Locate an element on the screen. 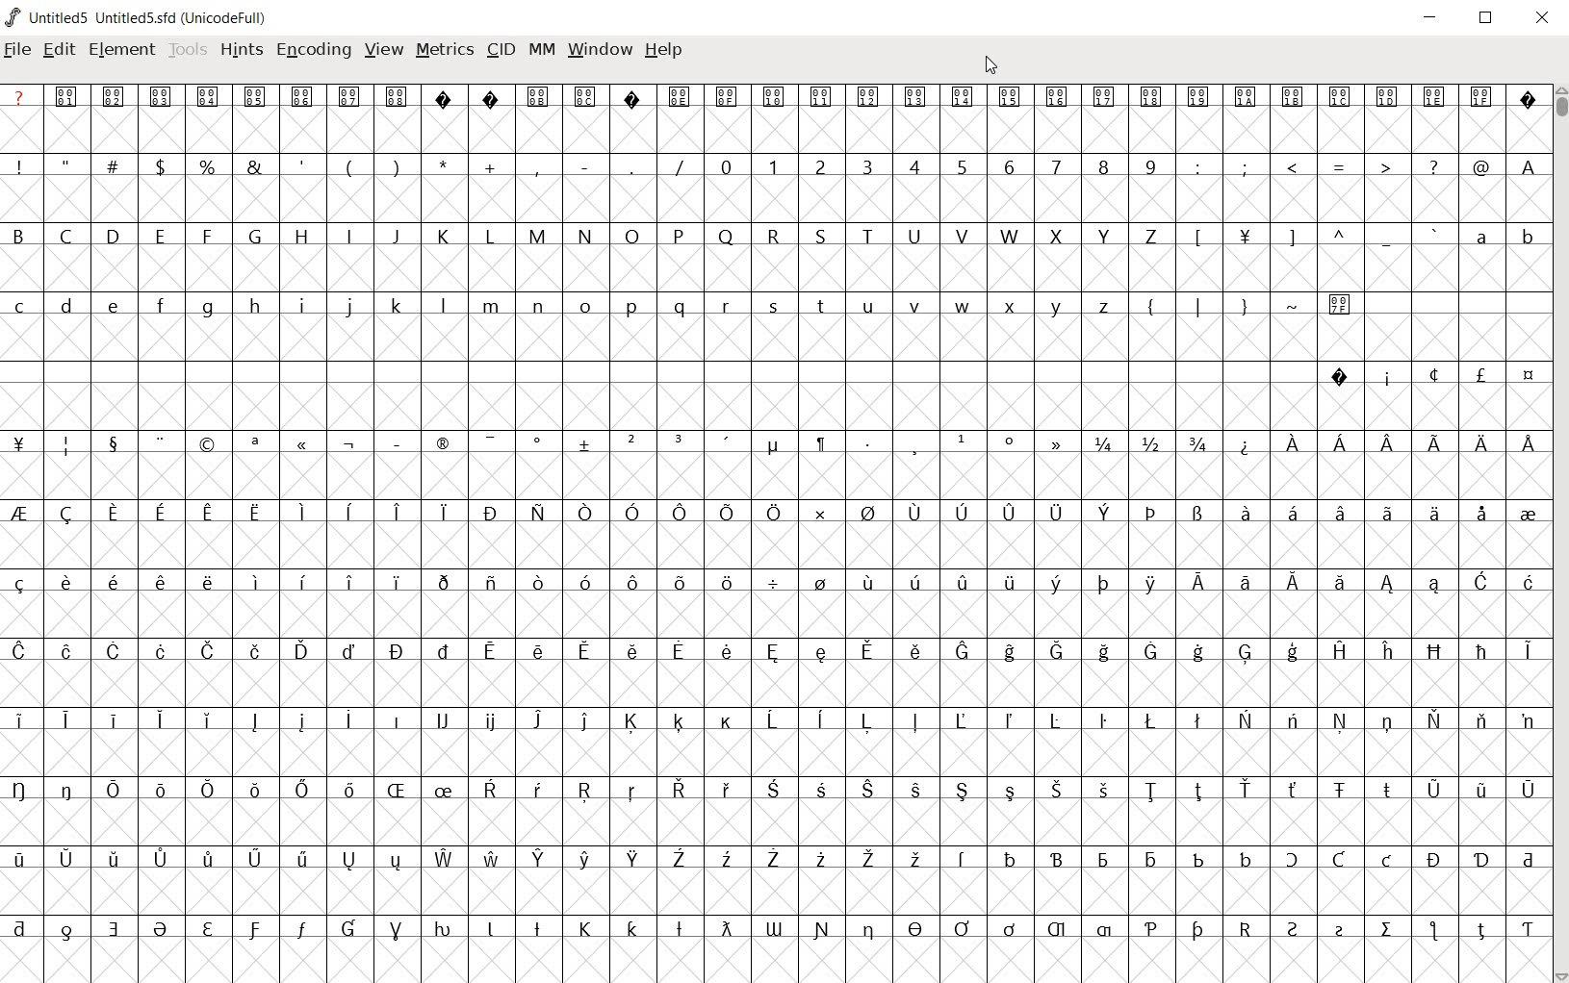 This screenshot has height=983, width=1569. > is located at coordinates (1387, 167).